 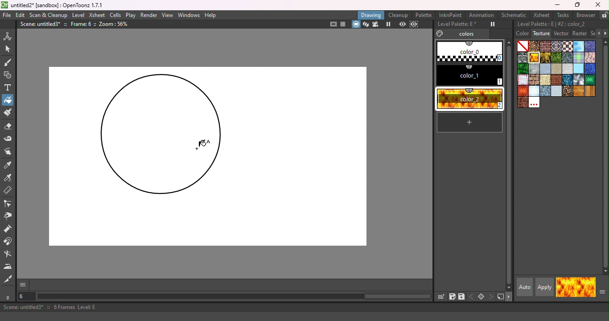 I want to click on new style, so click(x=500, y=297).